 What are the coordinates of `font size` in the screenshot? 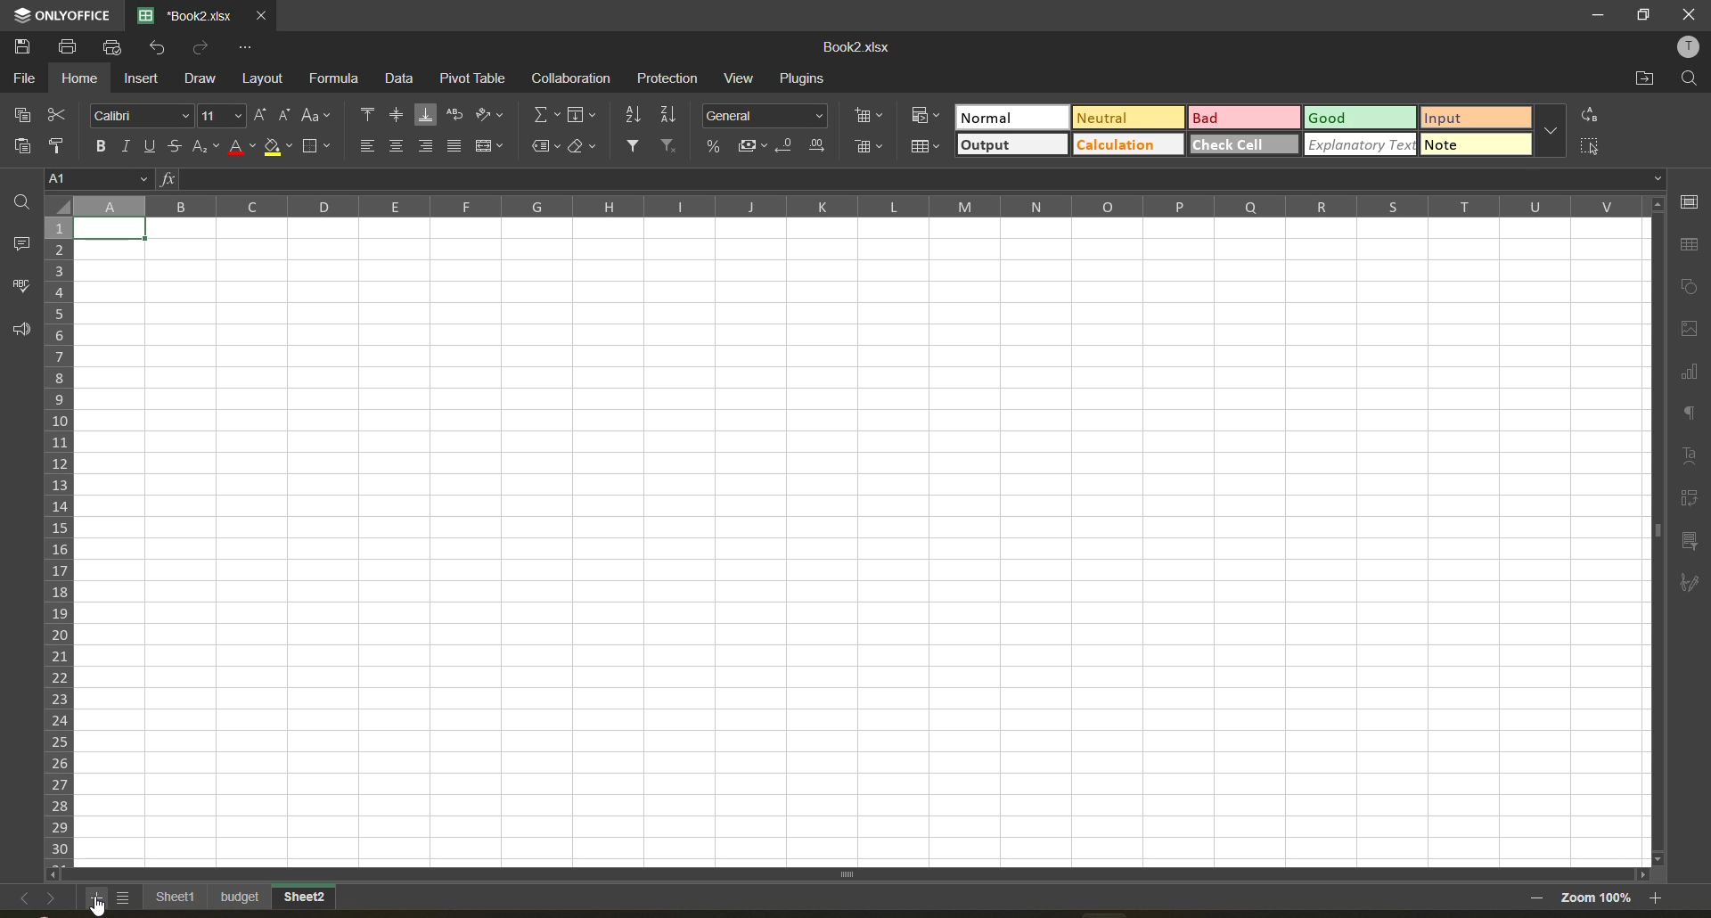 It's located at (221, 116).